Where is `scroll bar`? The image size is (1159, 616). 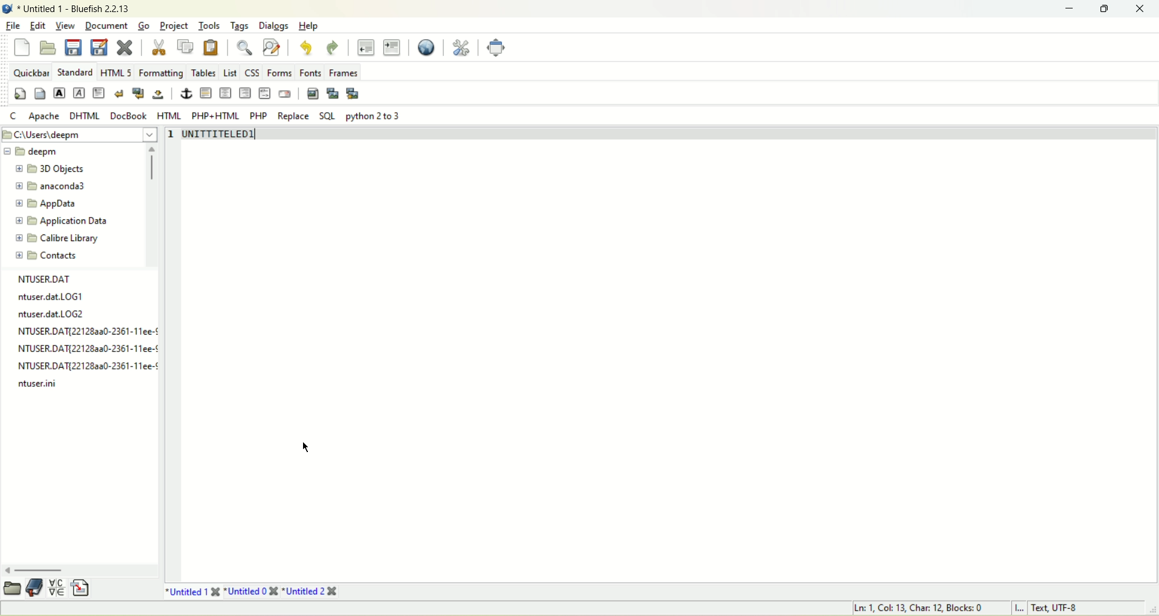 scroll bar is located at coordinates (54, 567).